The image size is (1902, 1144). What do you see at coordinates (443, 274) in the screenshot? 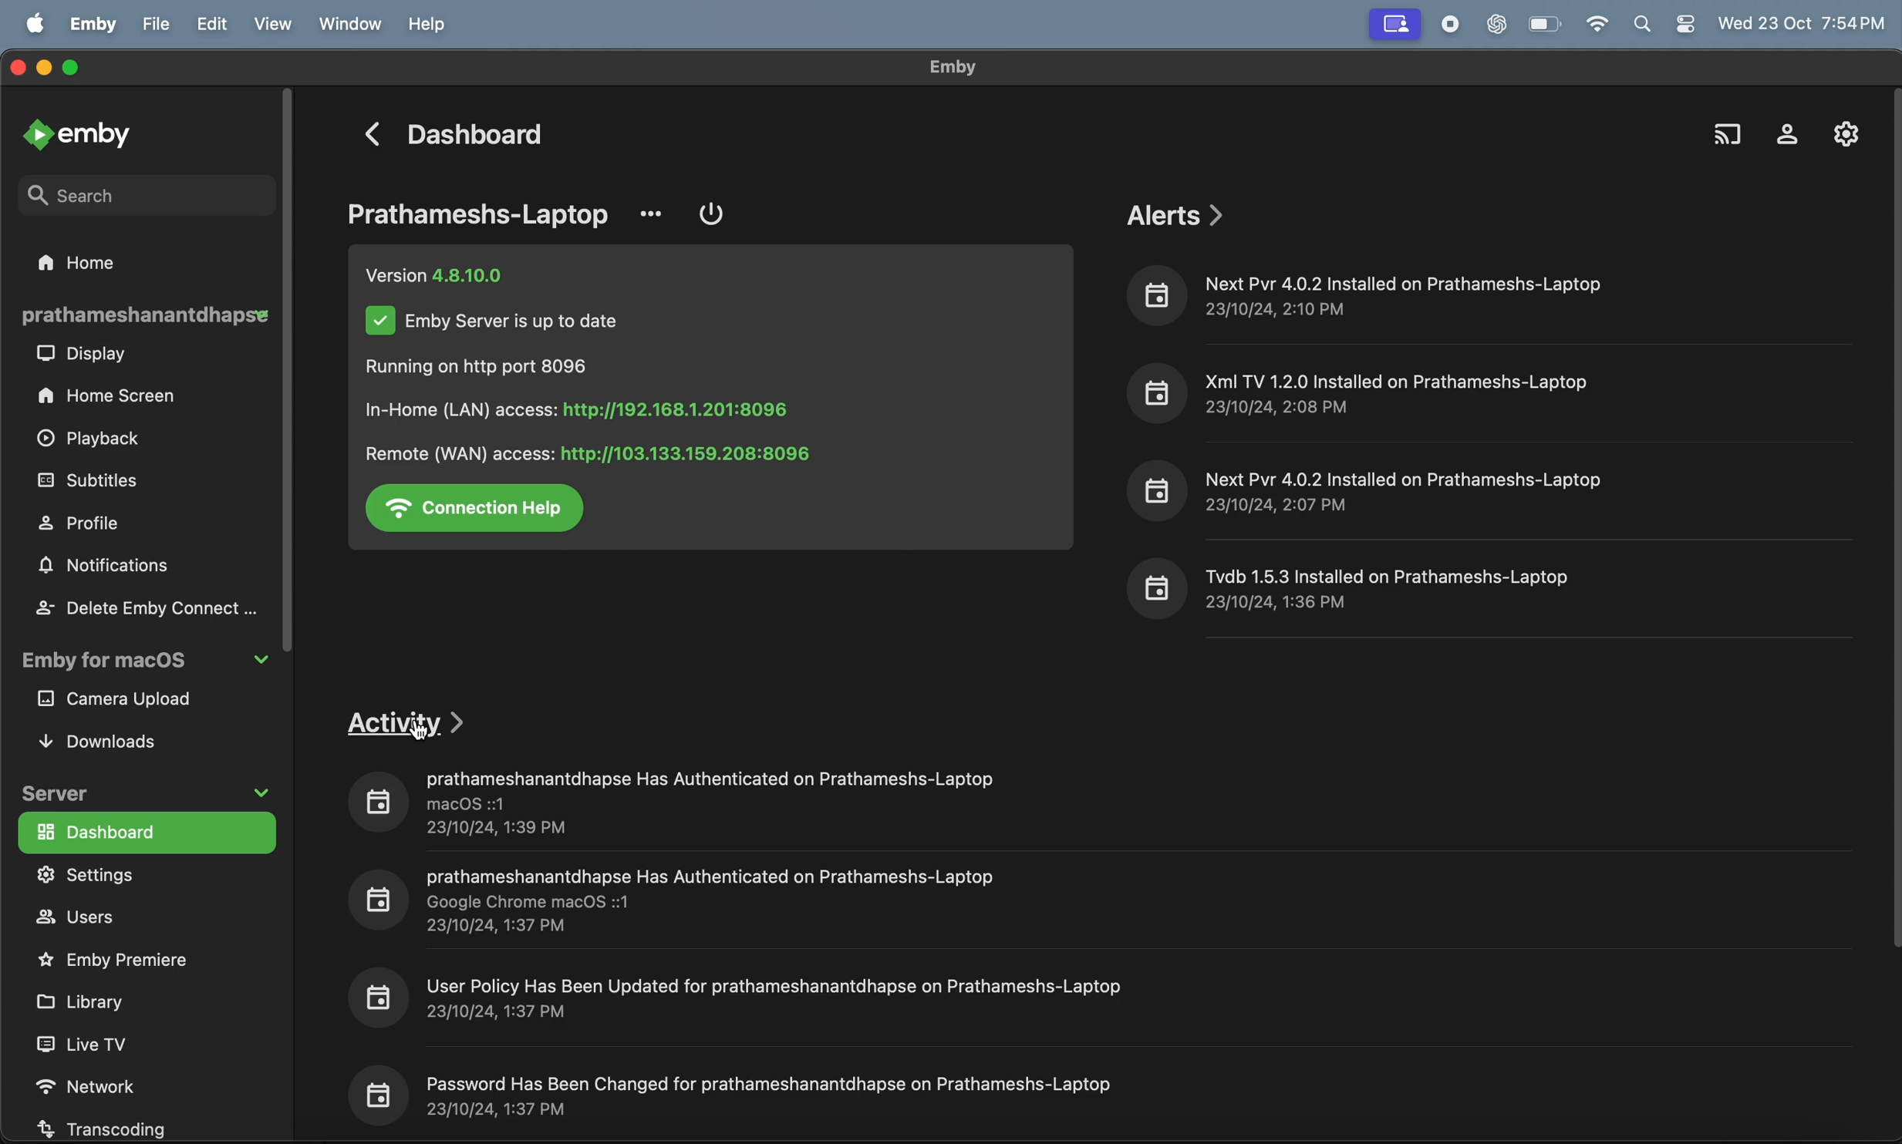
I see `Version 4.8.10.0` at bounding box center [443, 274].